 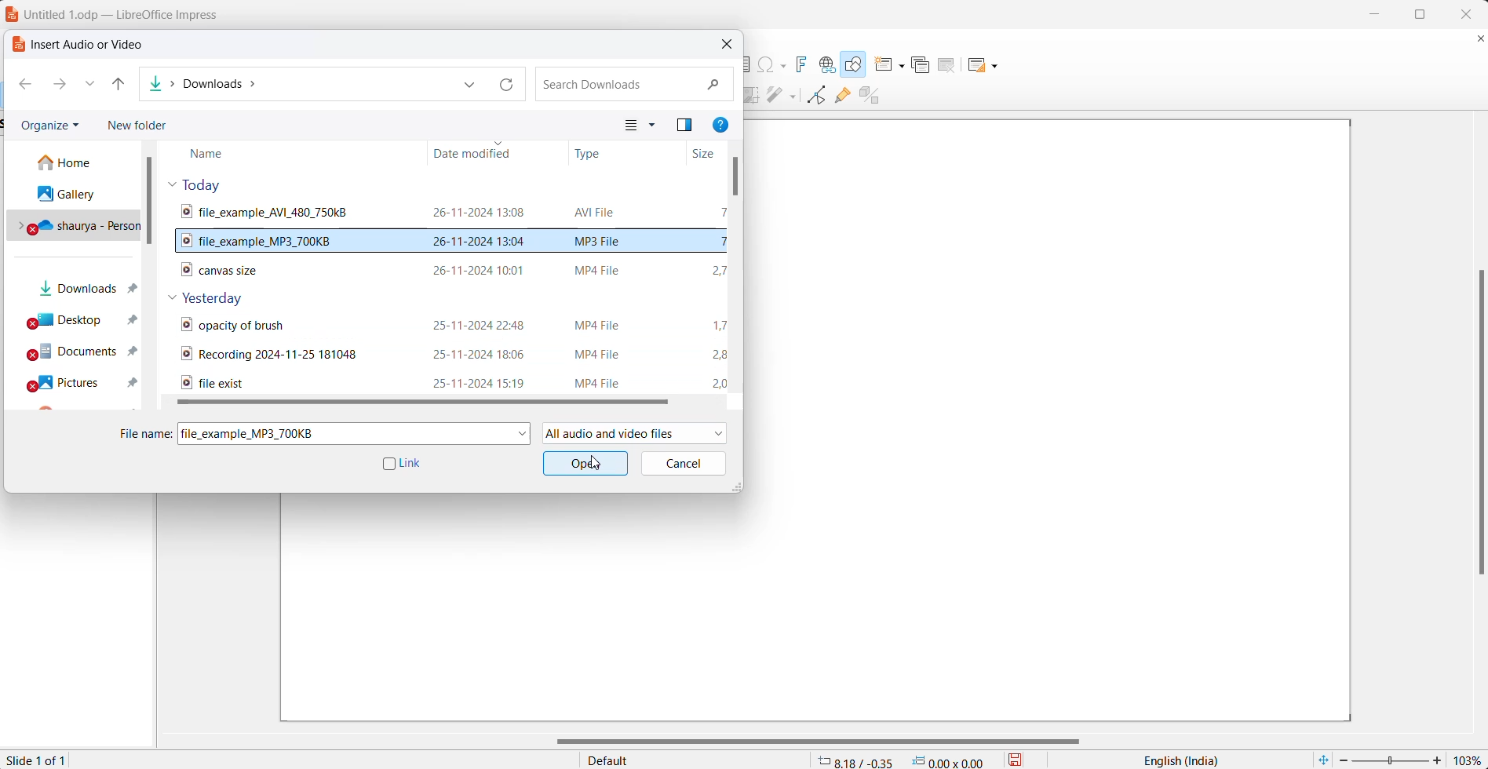 What do you see at coordinates (157, 199) in the screenshot?
I see `vertical scroll bar` at bounding box center [157, 199].